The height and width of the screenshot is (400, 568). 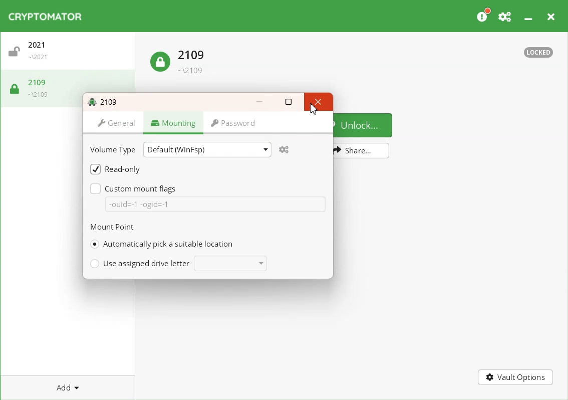 What do you see at coordinates (34, 87) in the screenshot?
I see `Lock Vault` at bounding box center [34, 87].